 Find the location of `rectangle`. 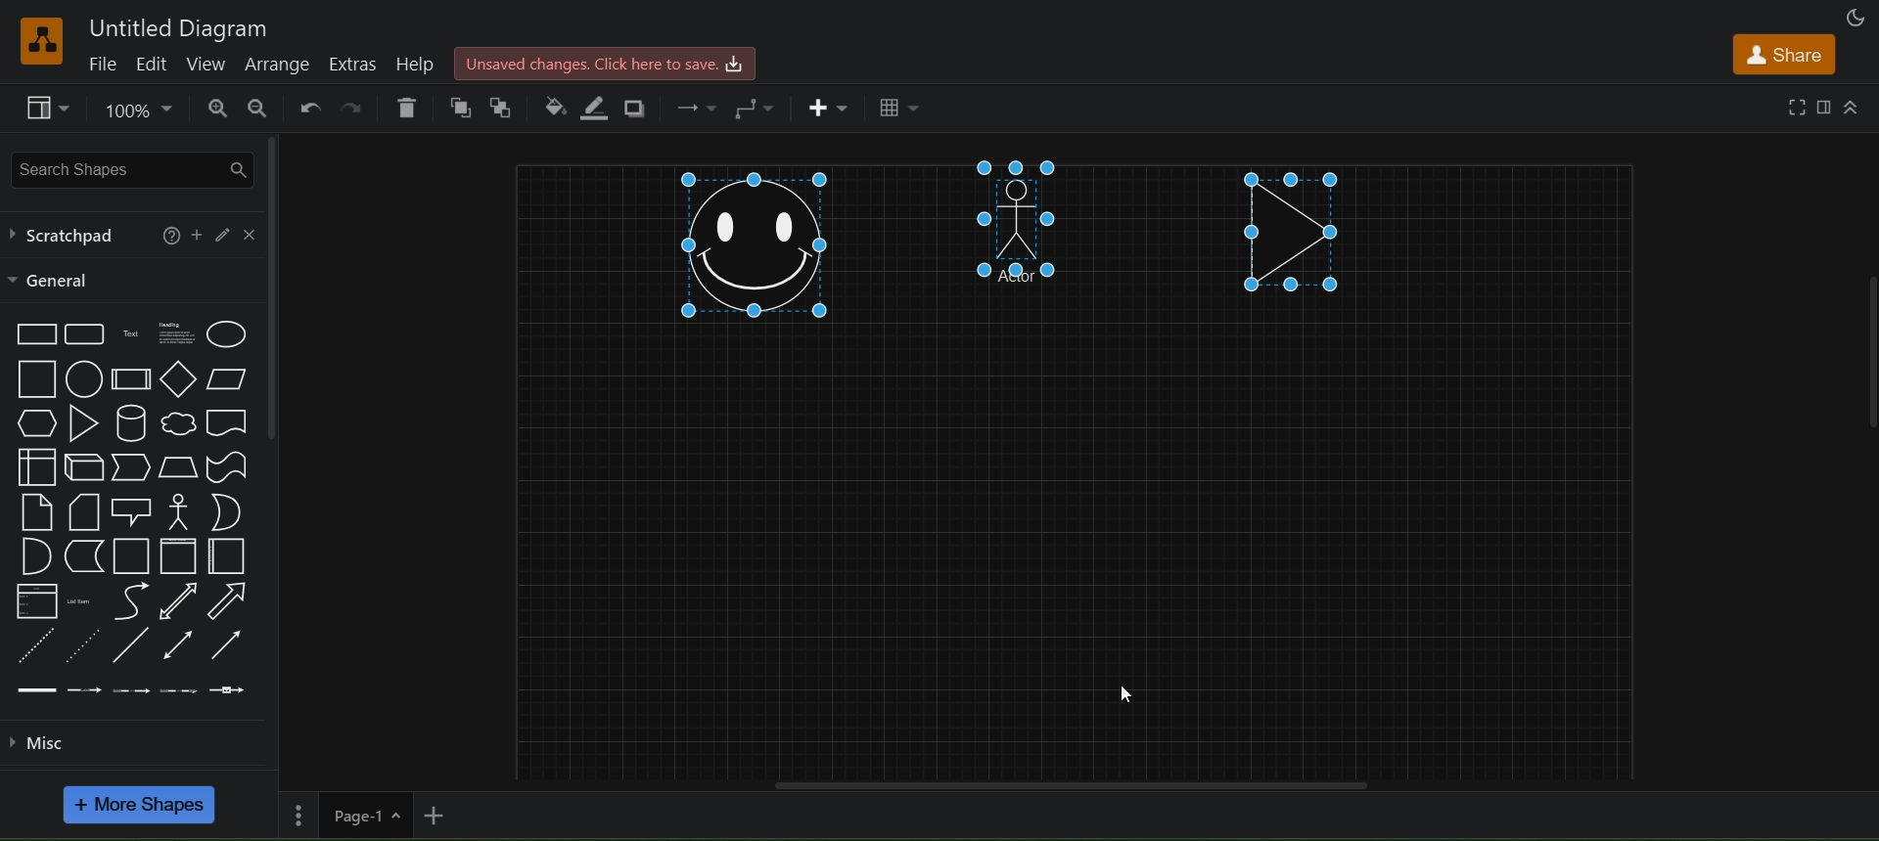

rectangle is located at coordinates (33, 335).